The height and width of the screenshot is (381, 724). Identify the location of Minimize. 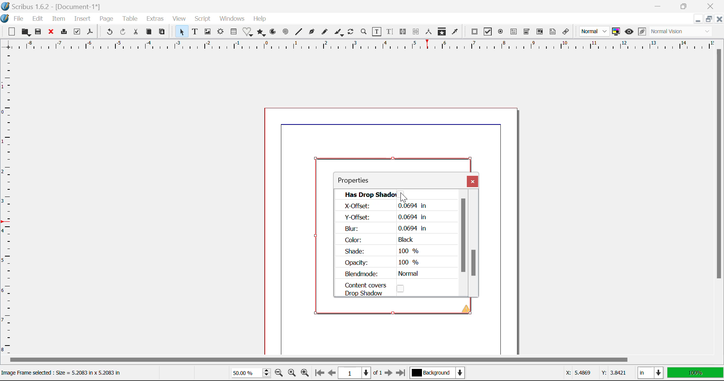
(709, 19).